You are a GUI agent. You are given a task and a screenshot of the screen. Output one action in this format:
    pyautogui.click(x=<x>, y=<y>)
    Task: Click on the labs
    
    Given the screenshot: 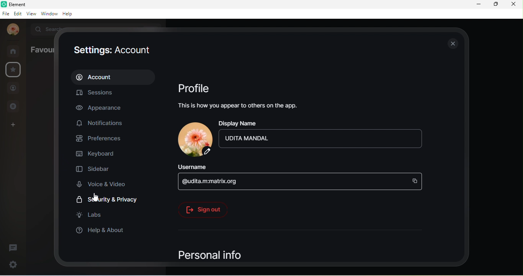 What is the action you would take?
    pyautogui.click(x=91, y=215)
    